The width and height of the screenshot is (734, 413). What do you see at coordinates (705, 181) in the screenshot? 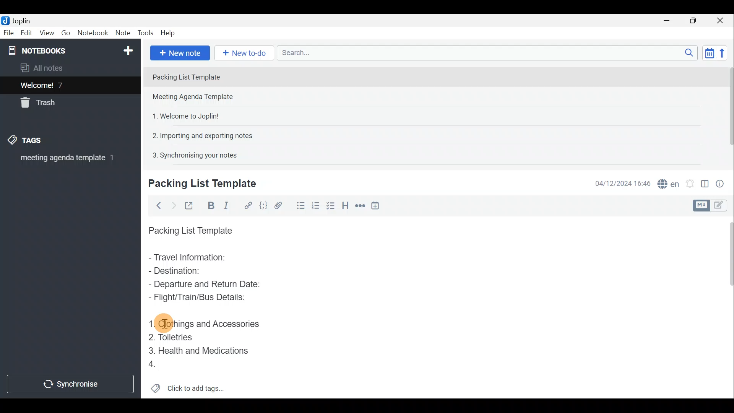
I see `Toggle editor layout` at bounding box center [705, 181].